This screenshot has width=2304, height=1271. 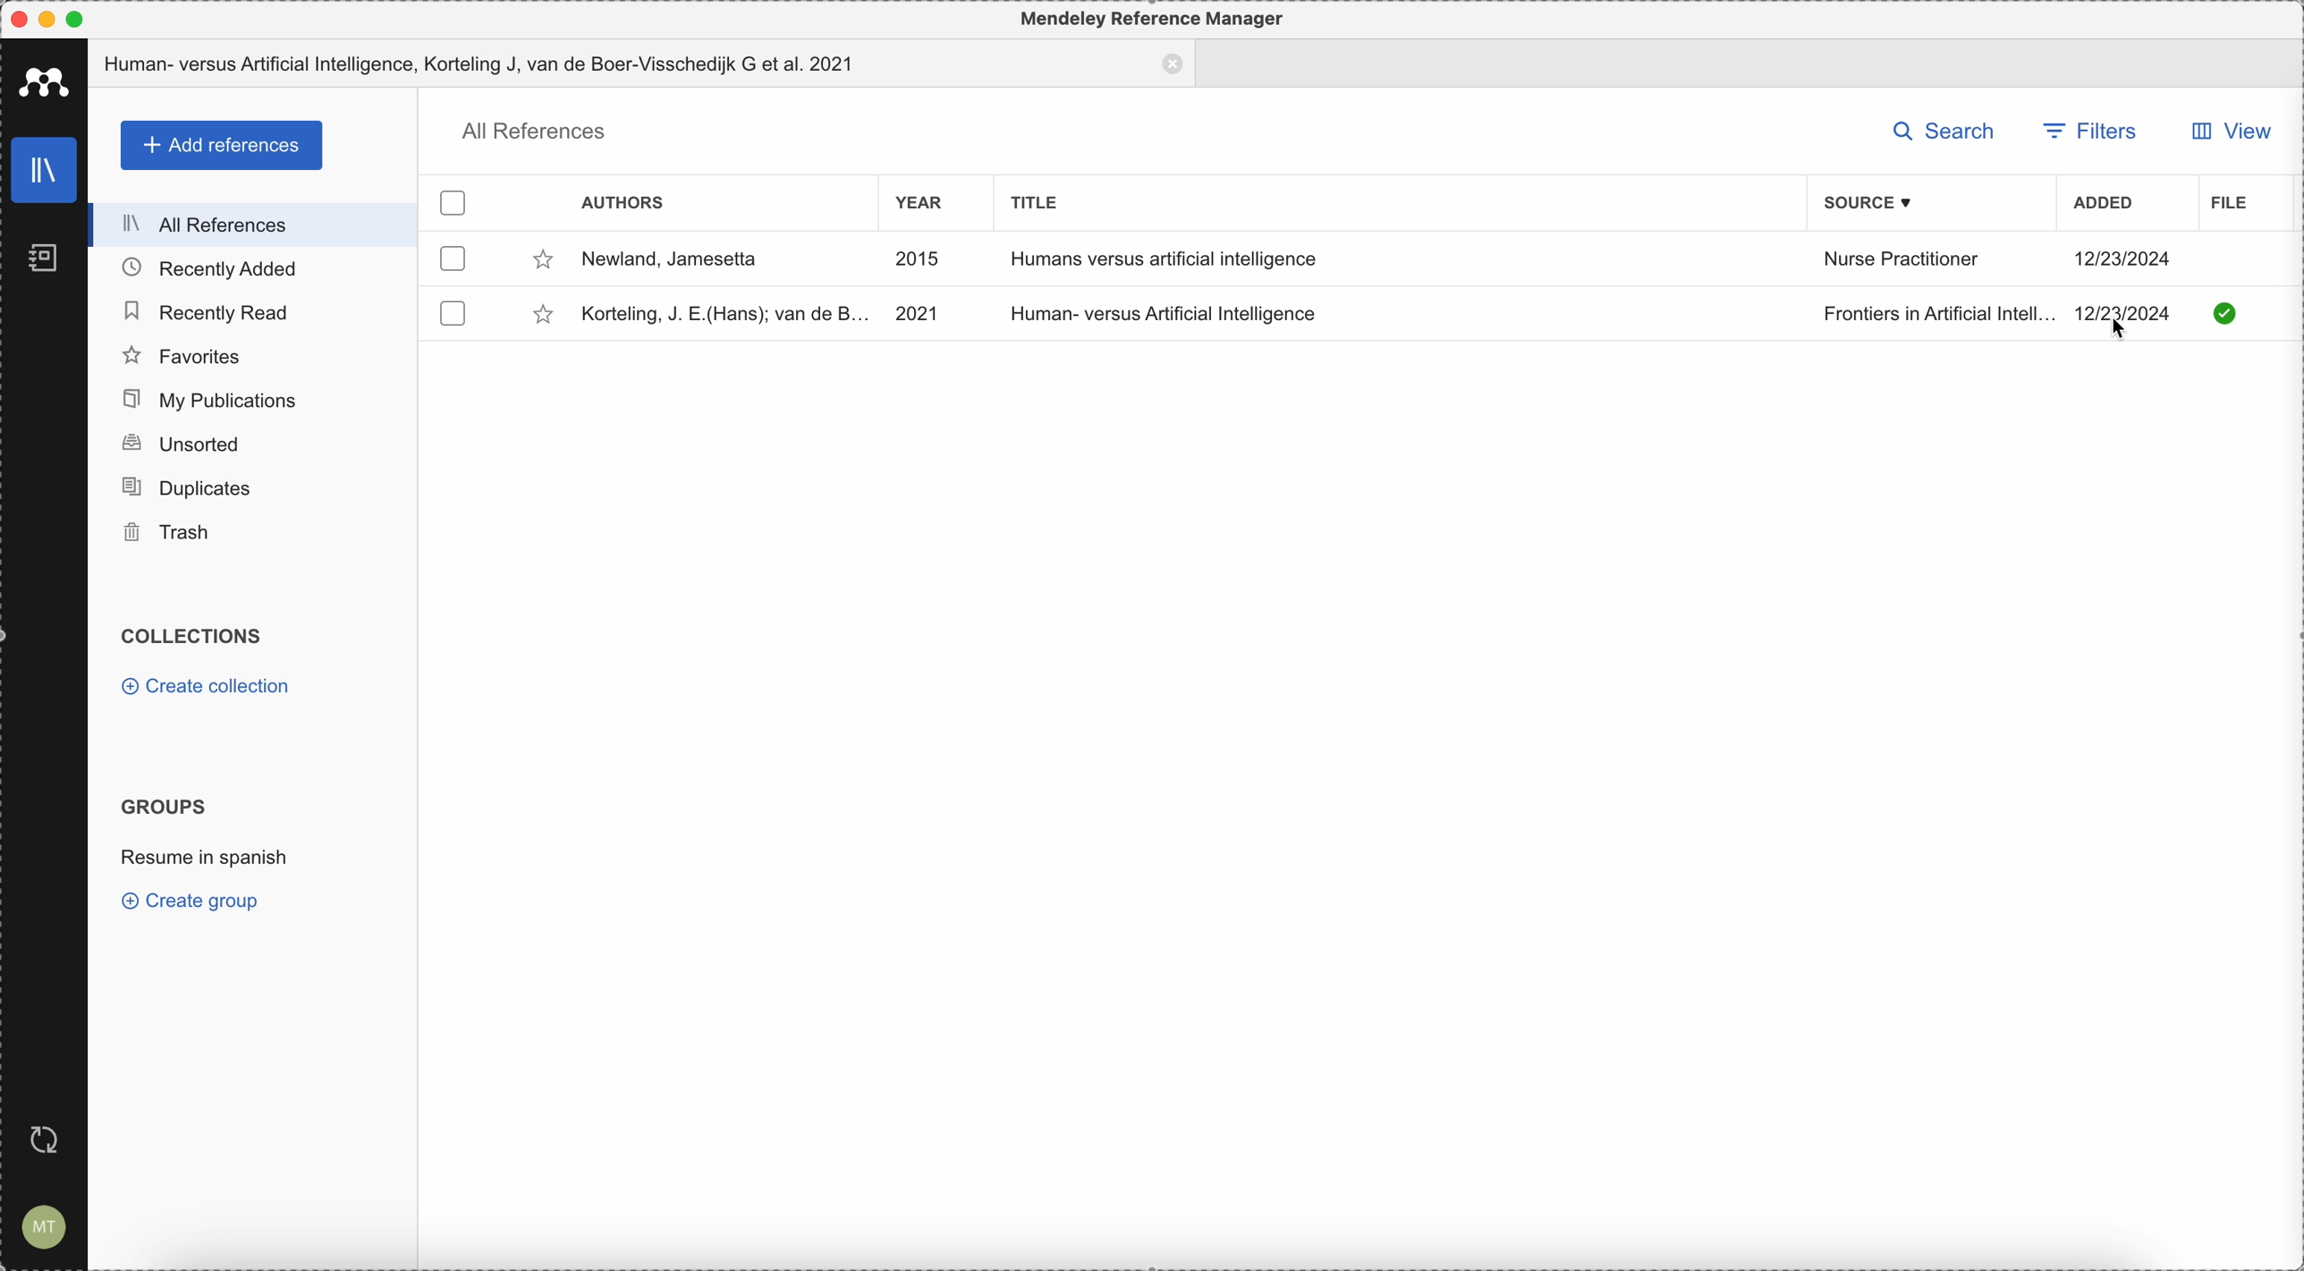 I want to click on file, so click(x=2228, y=202).